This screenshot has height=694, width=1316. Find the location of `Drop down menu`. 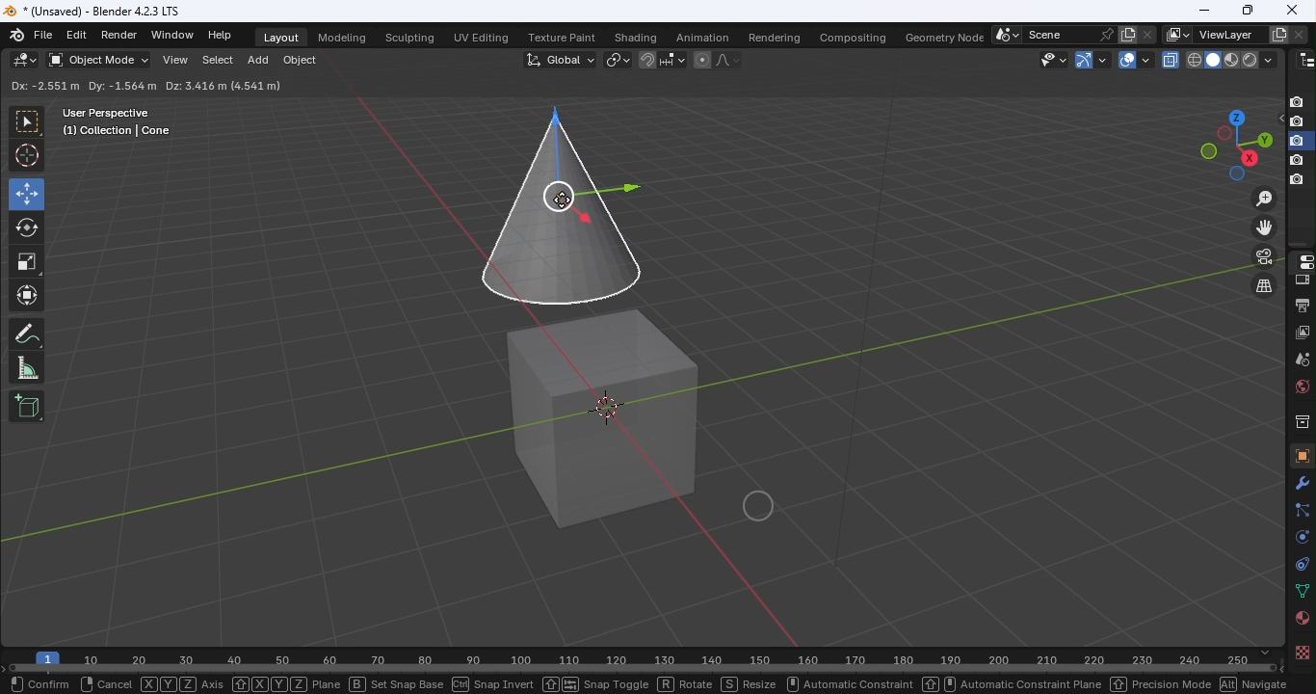

Drop down menu is located at coordinates (1248, 85).